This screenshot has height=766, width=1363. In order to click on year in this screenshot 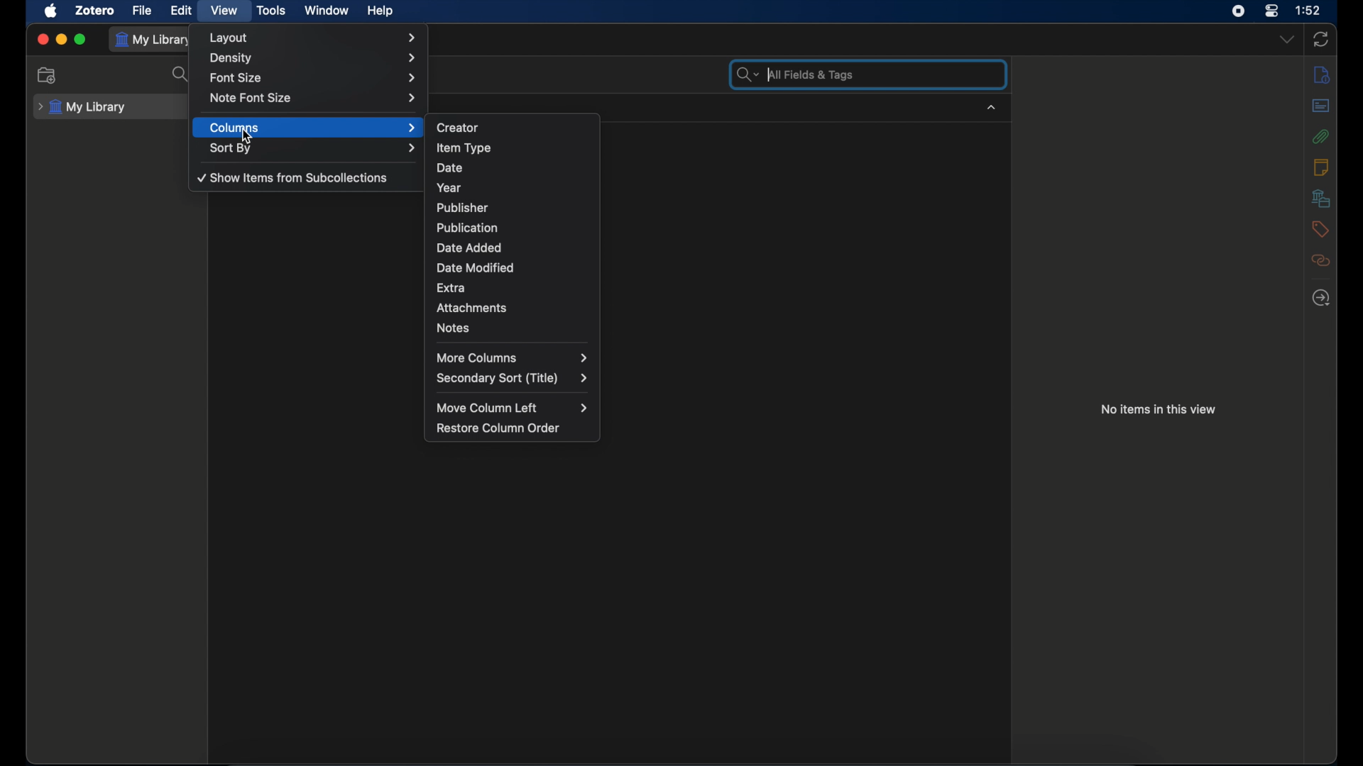, I will do `click(450, 188)`.